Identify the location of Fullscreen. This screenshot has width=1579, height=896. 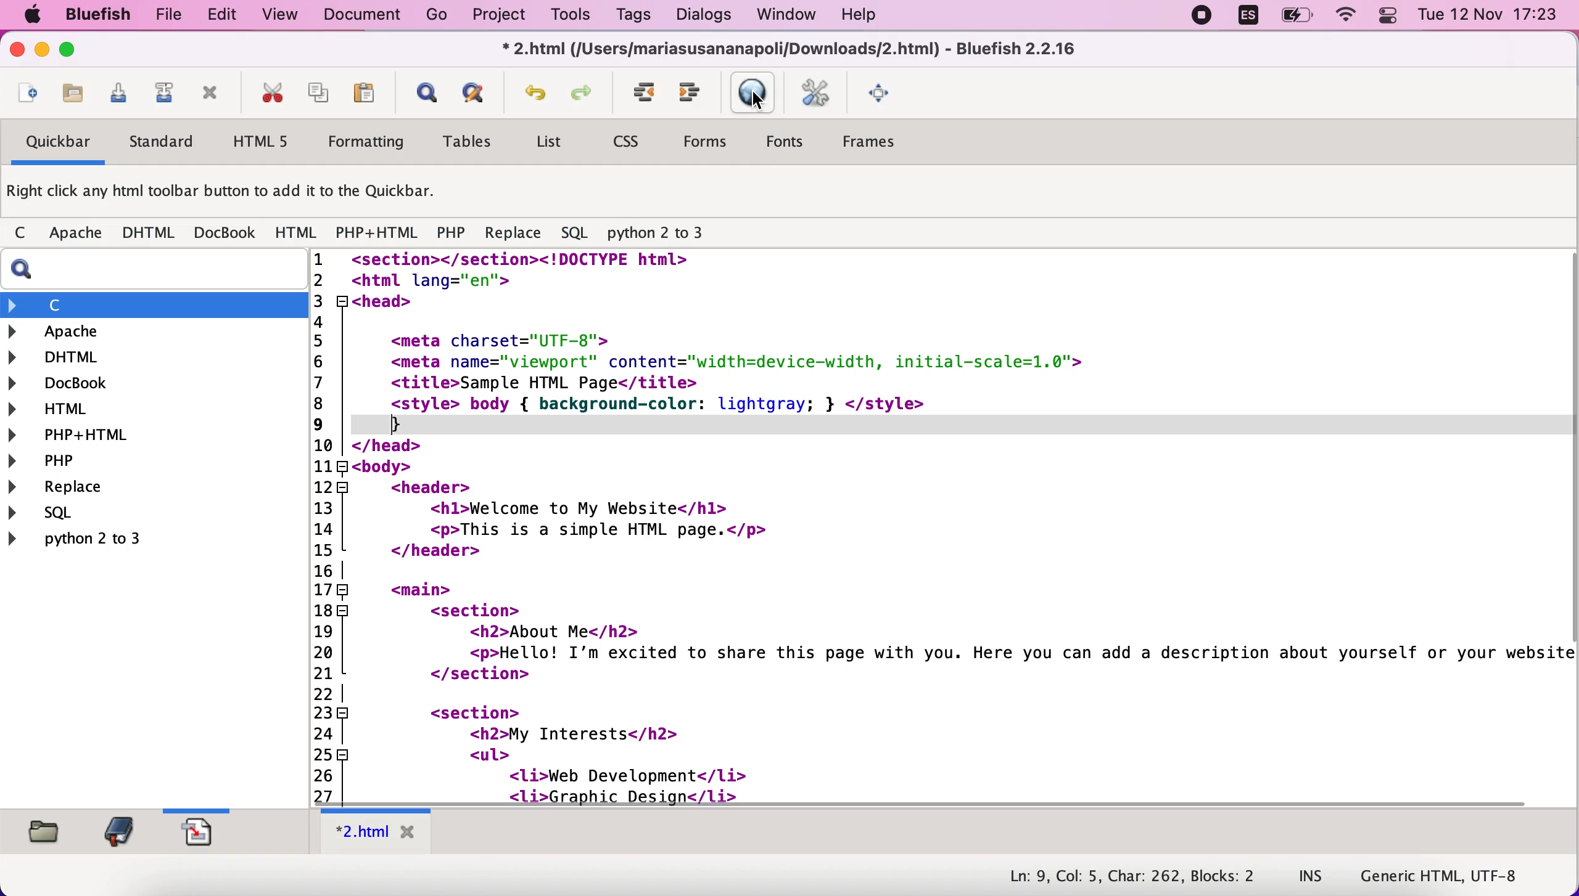
(886, 94).